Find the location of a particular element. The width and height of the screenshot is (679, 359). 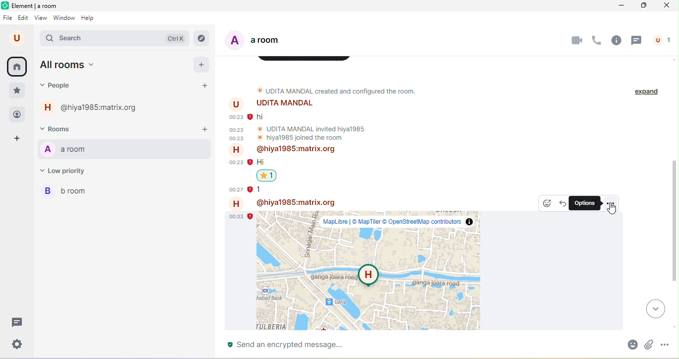

explore rooms is located at coordinates (202, 38).